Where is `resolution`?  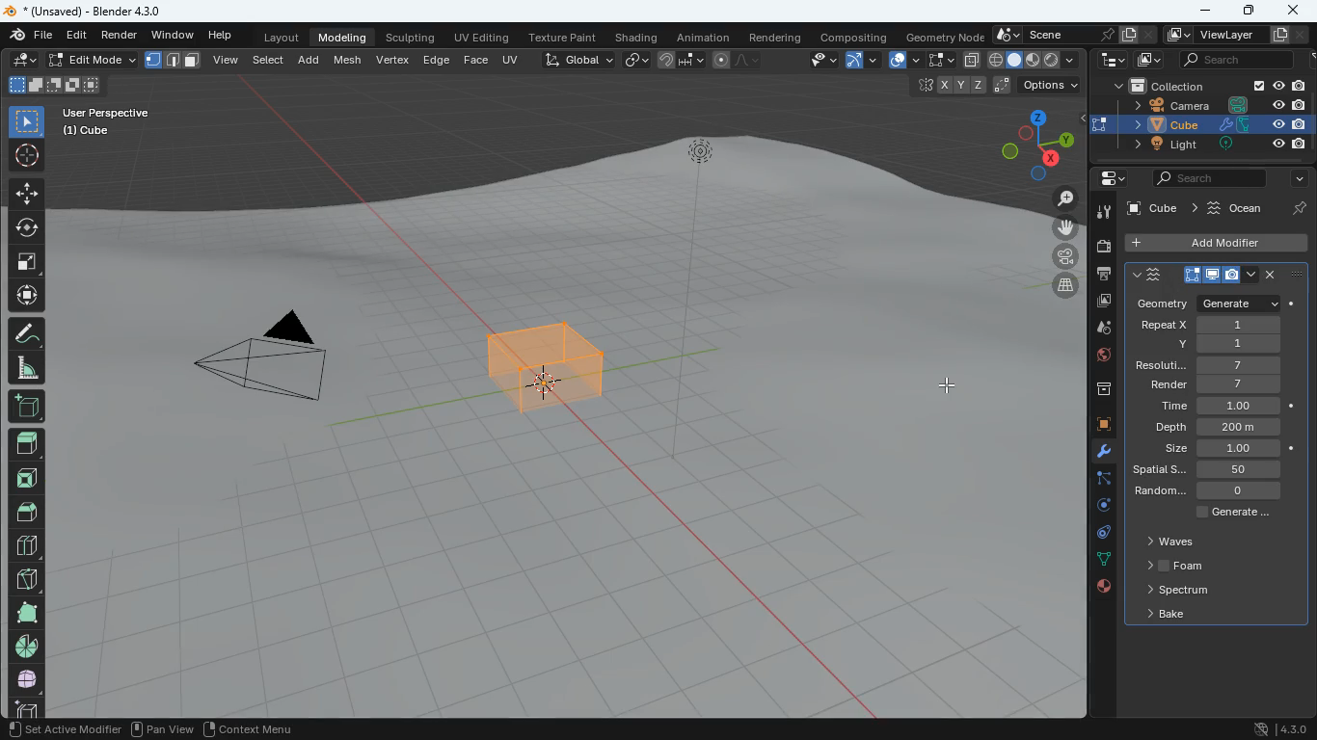
resolution is located at coordinates (1209, 365).